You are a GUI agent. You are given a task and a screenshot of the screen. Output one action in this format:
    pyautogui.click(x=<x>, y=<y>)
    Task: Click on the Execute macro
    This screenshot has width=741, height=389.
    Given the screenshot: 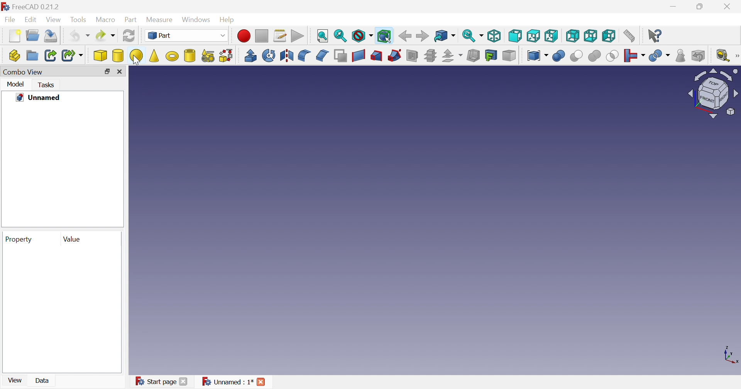 What is the action you would take?
    pyautogui.click(x=298, y=36)
    